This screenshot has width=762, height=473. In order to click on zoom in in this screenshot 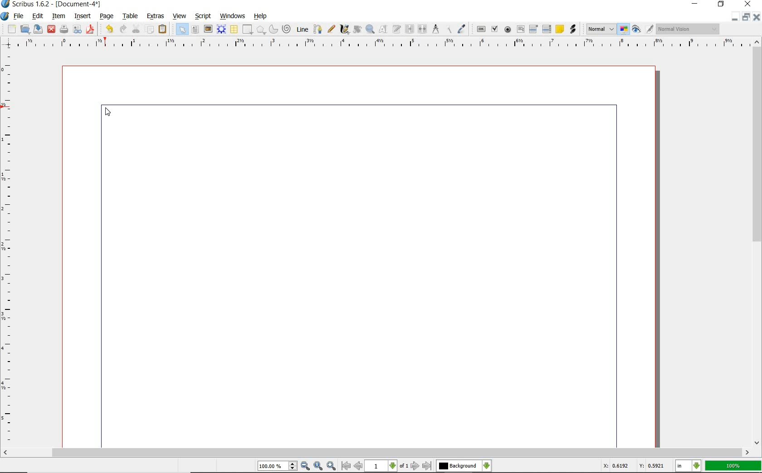, I will do `click(332, 466)`.